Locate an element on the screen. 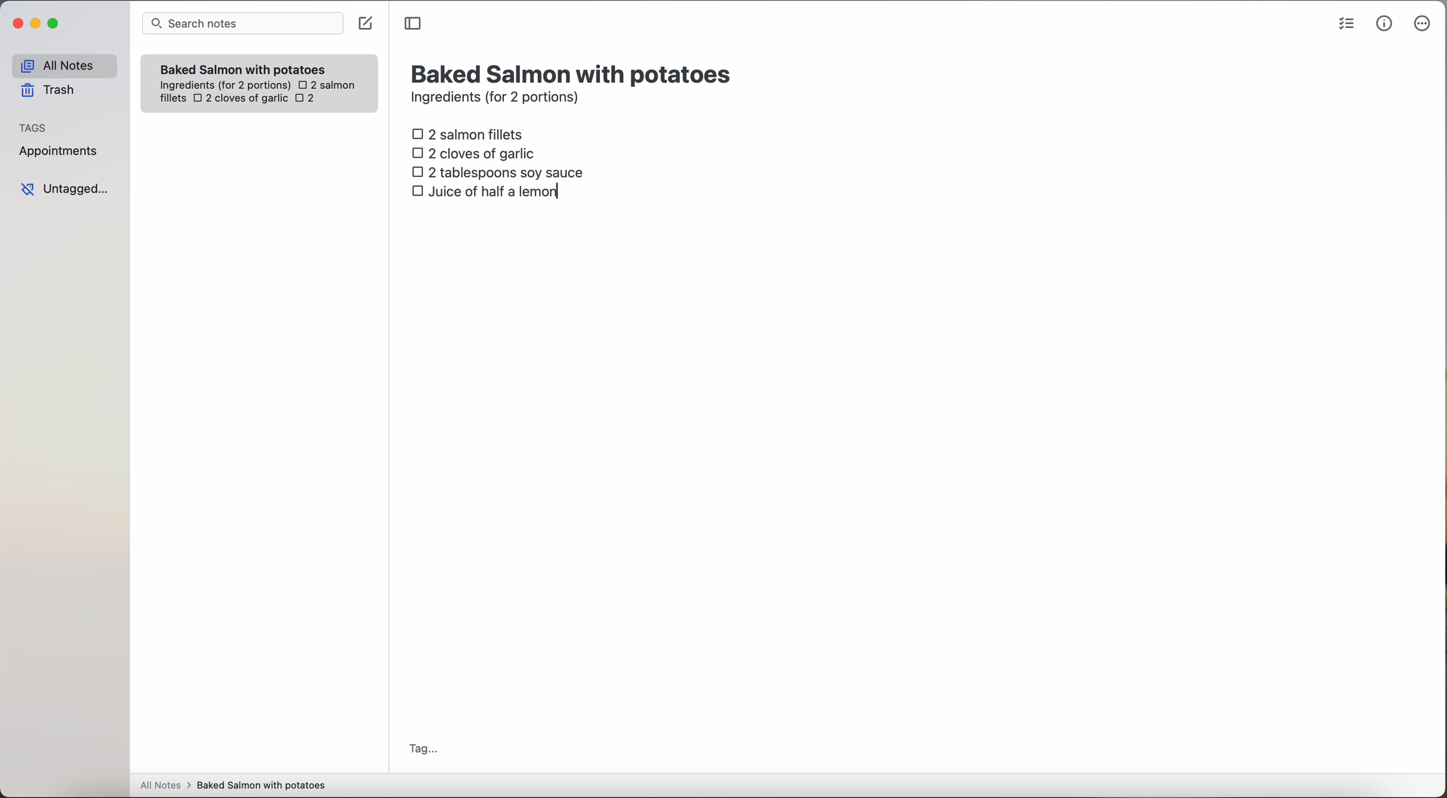 The width and height of the screenshot is (1447, 798). toggle sidebar is located at coordinates (414, 24).